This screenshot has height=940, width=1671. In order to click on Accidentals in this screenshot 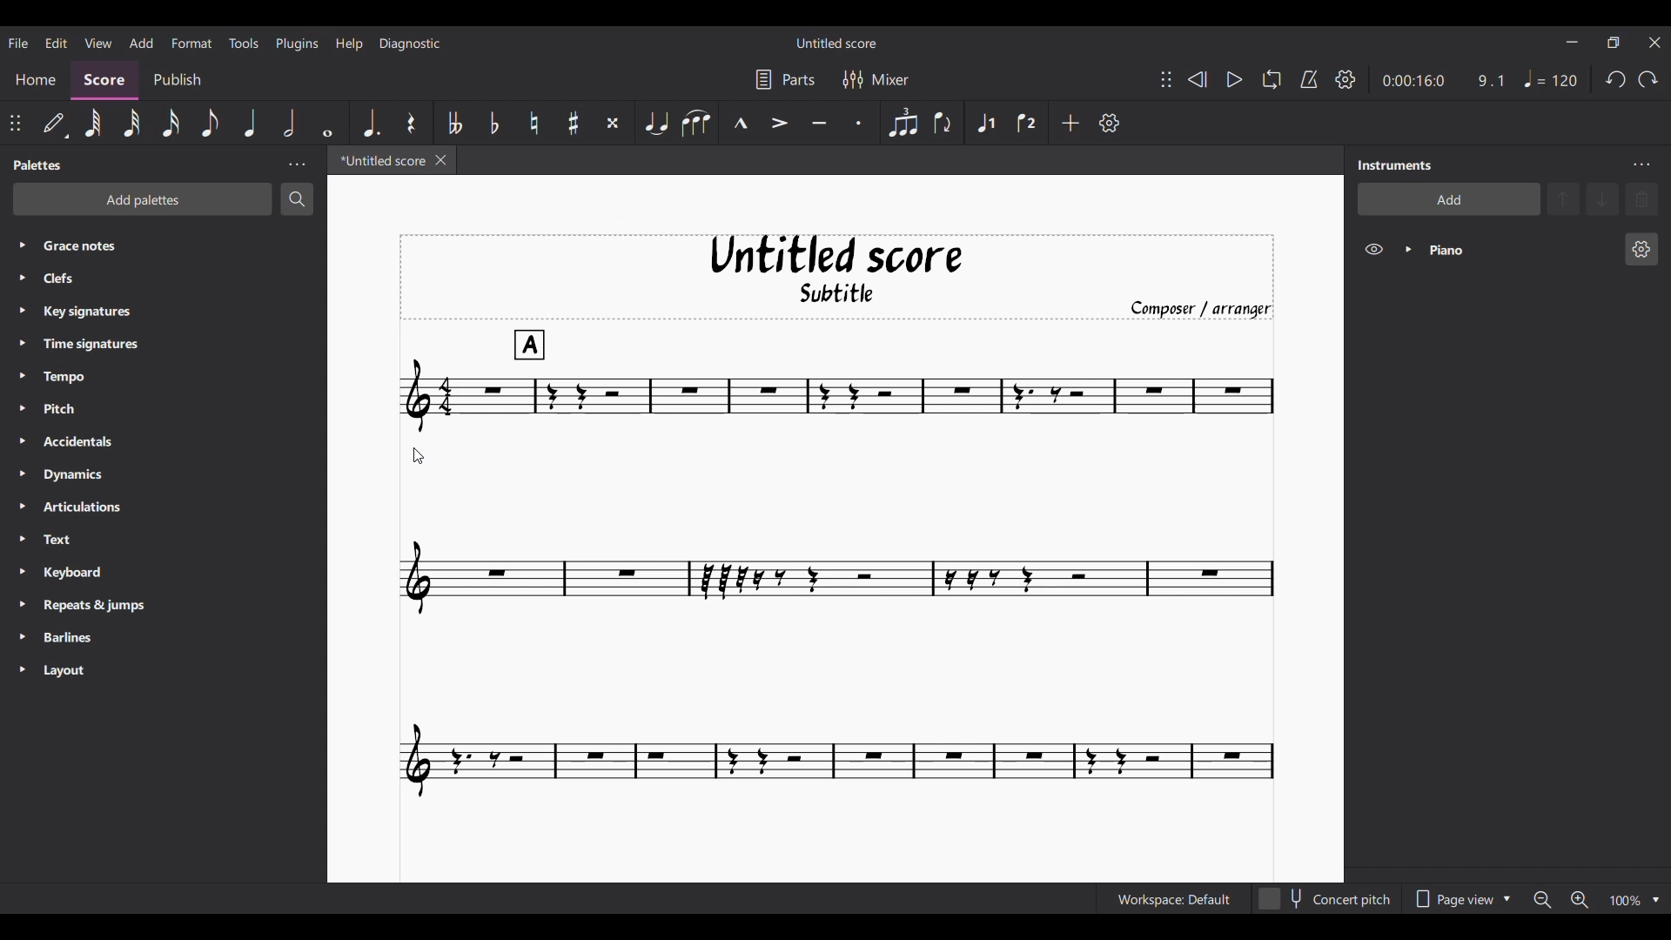, I will do `click(104, 443)`.